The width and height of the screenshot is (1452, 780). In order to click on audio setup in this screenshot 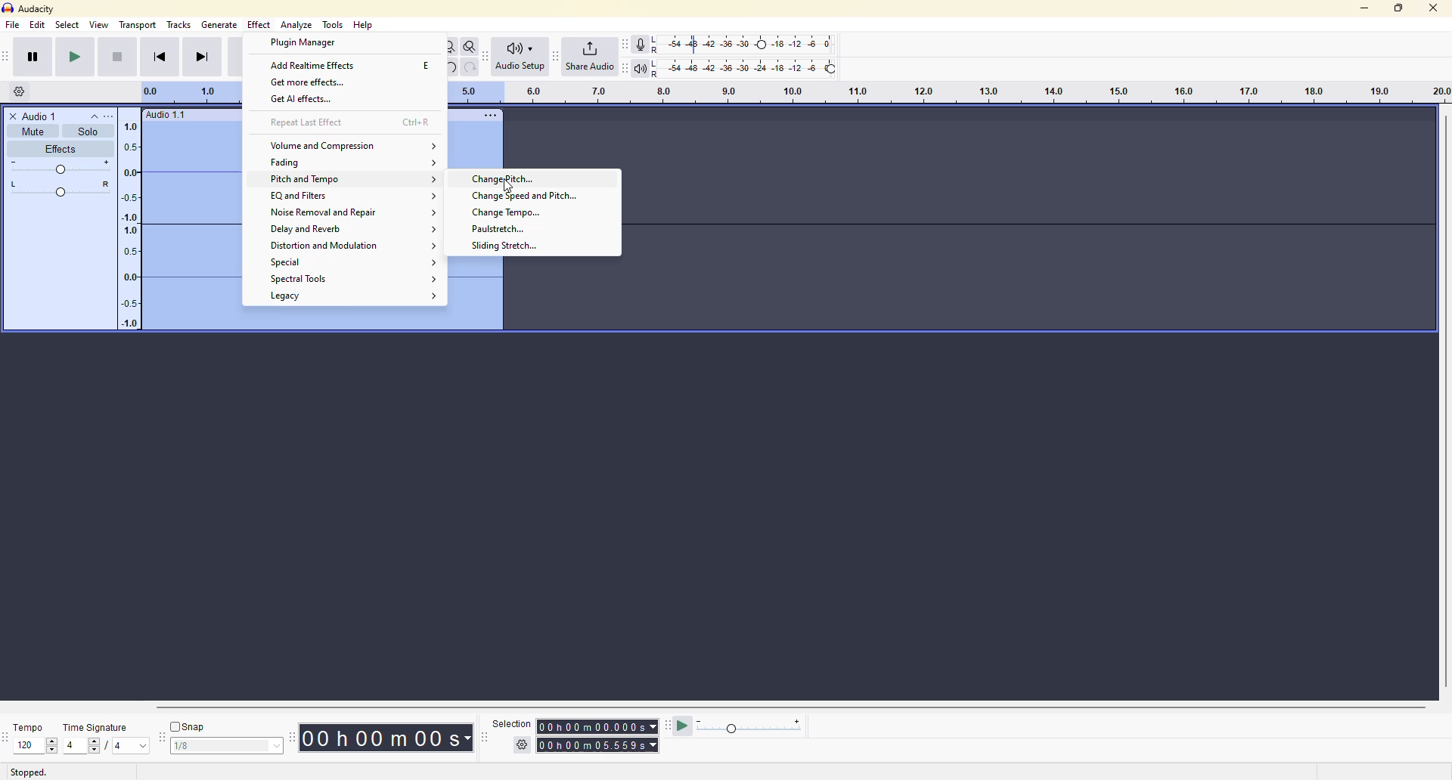, I will do `click(520, 56)`.